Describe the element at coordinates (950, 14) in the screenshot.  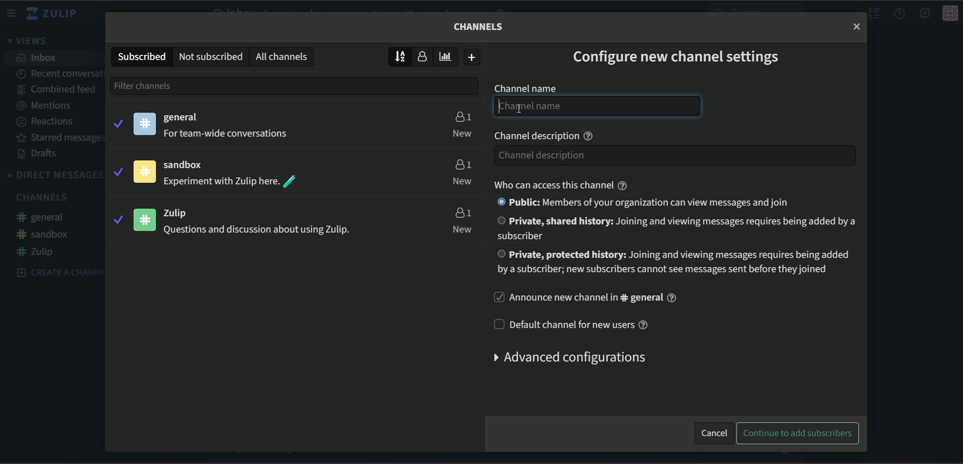
I see `icon` at that location.